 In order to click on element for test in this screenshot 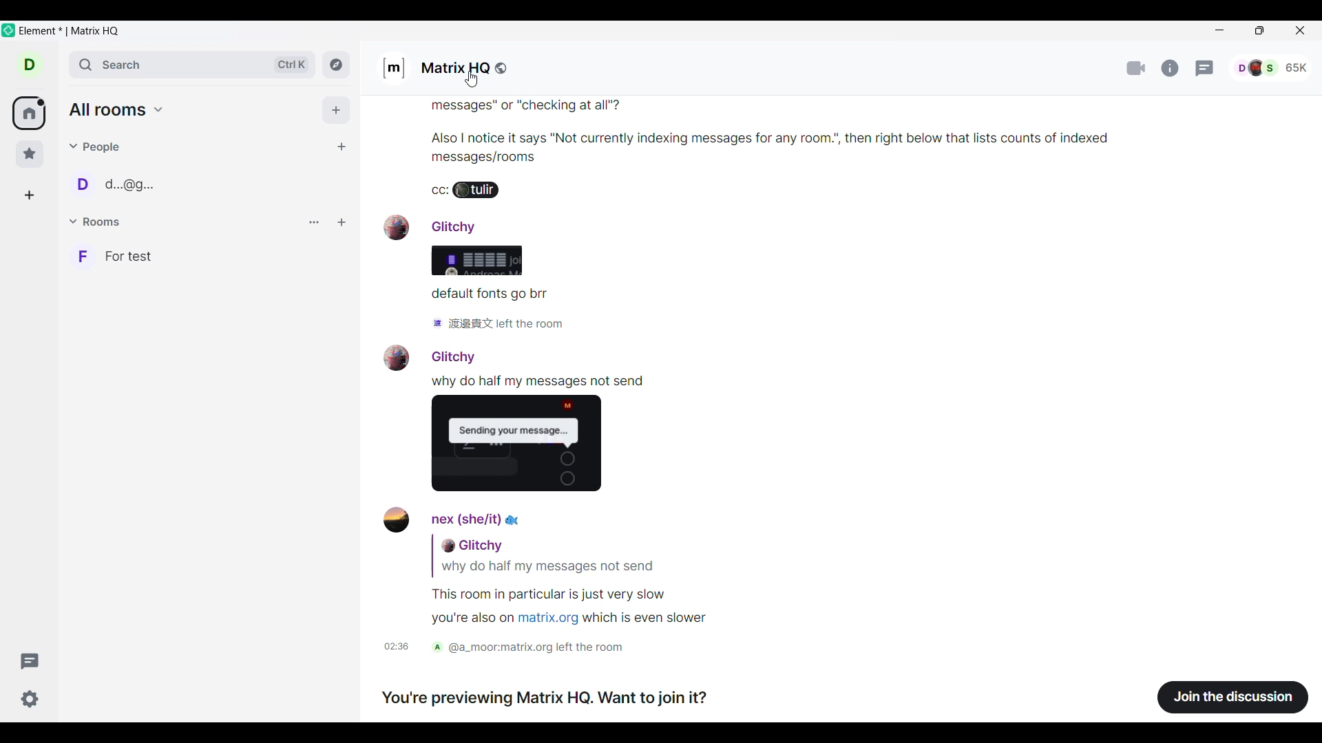, I will do `click(71, 32)`.